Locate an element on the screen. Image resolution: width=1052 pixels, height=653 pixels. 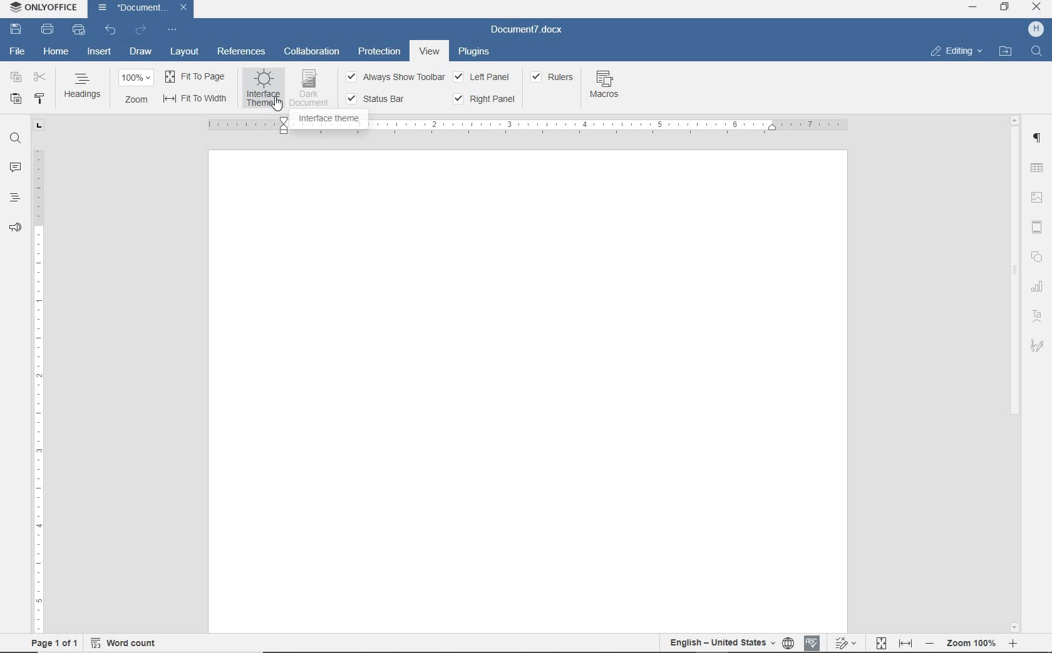
FIND is located at coordinates (16, 140).